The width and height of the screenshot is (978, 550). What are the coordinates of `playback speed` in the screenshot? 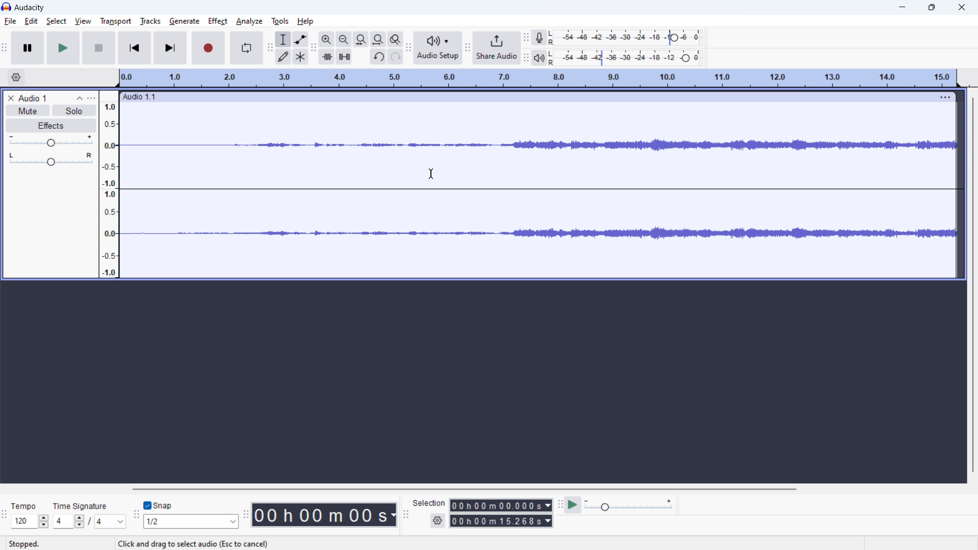 It's located at (629, 506).